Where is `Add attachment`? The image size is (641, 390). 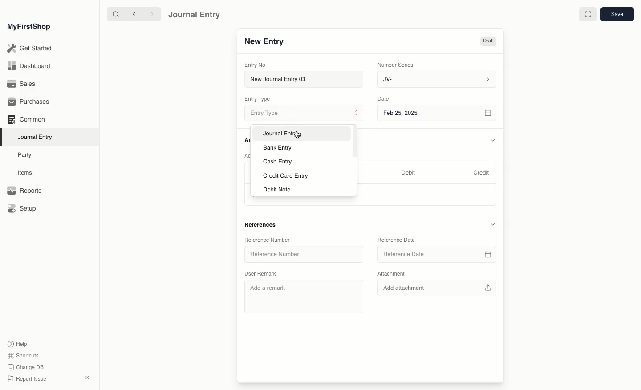 Add attachment is located at coordinates (436, 288).